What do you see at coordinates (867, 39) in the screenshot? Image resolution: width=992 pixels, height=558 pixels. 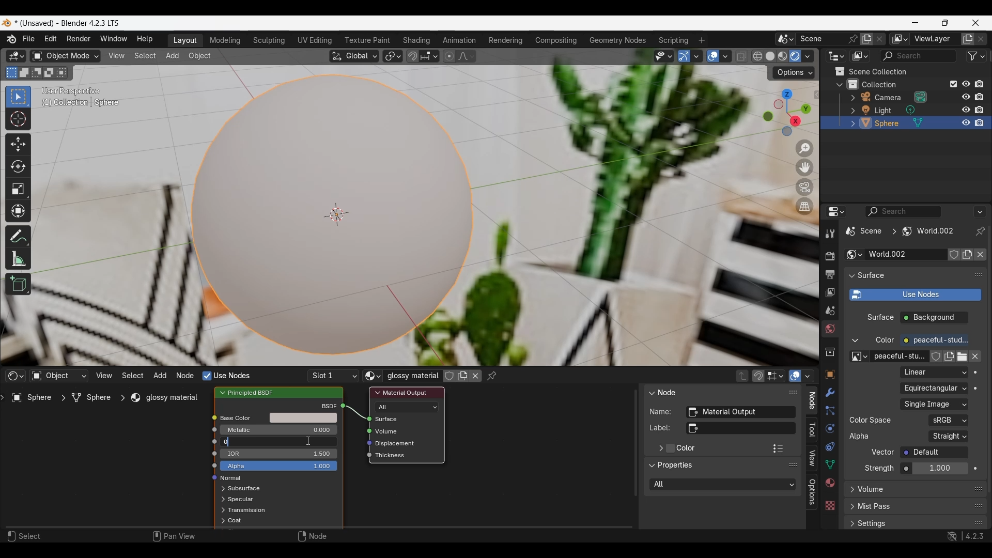 I see `Add new scene` at bounding box center [867, 39].